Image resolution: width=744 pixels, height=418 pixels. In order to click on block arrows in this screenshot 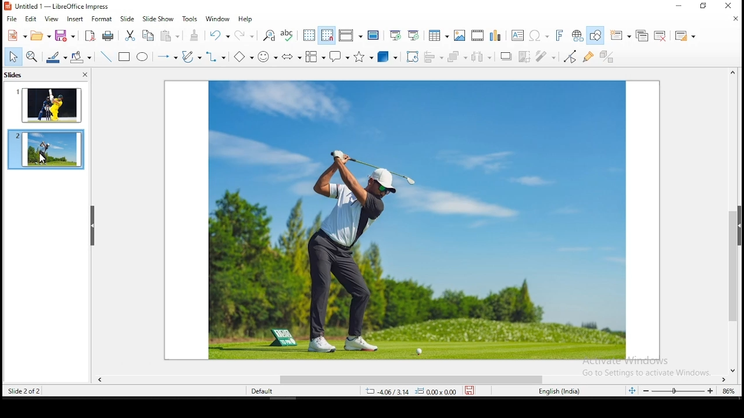, I will do `click(291, 56)`.